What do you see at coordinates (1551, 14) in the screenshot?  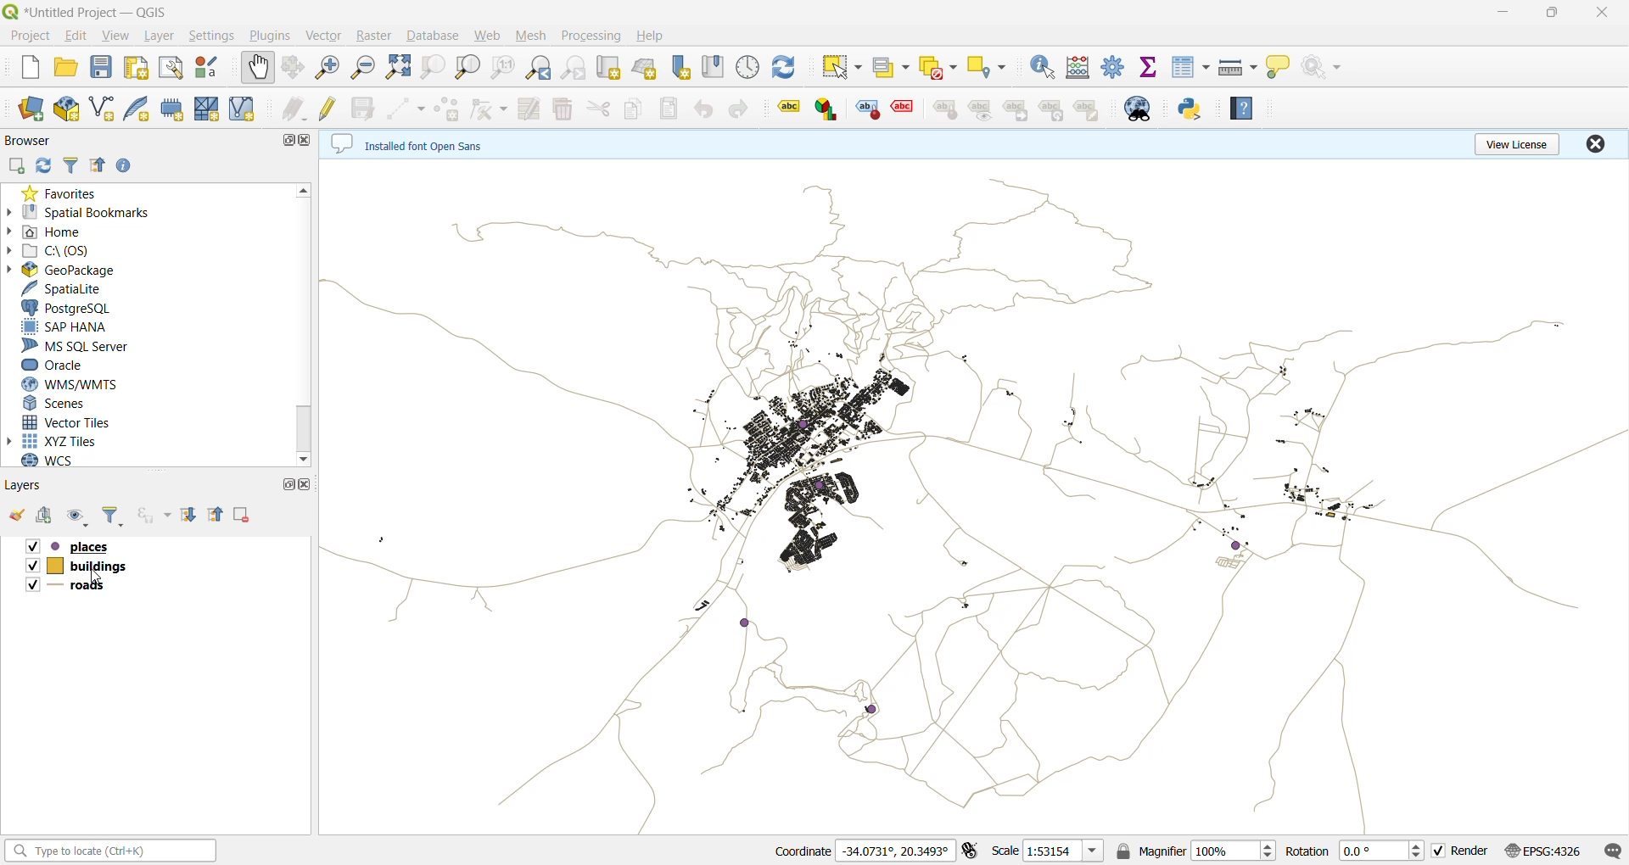 I see `maximize` at bounding box center [1551, 14].